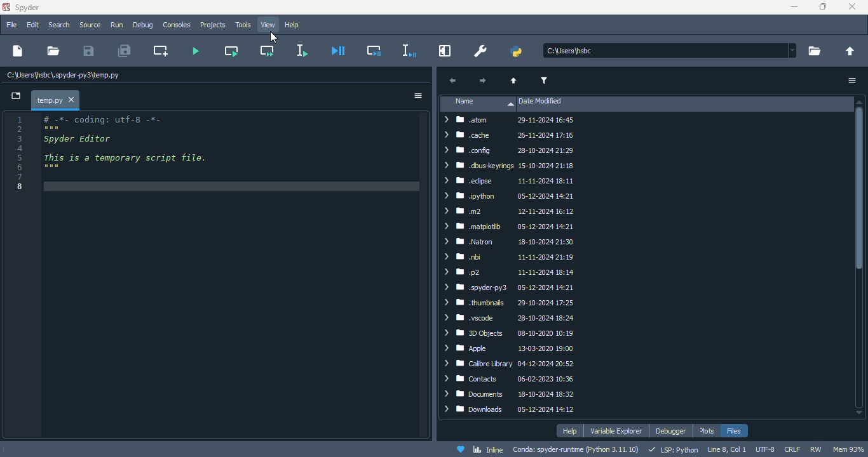 The width and height of the screenshot is (868, 457). Describe the element at coordinates (862, 258) in the screenshot. I see `vertical scroll bar` at that location.